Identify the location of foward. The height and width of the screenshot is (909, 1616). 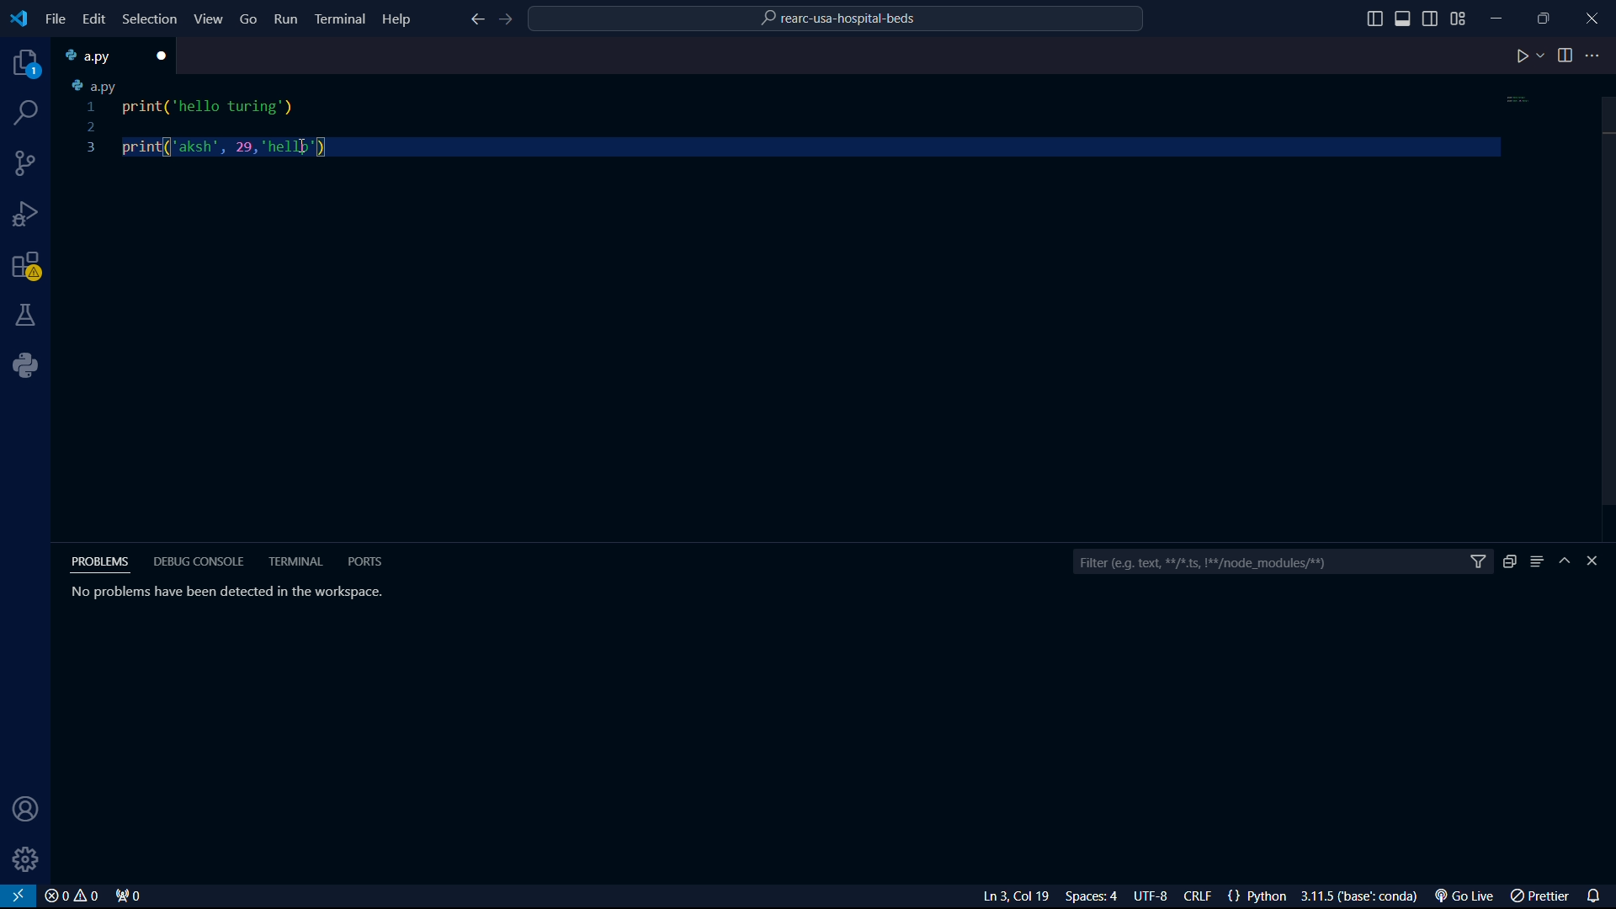
(509, 20).